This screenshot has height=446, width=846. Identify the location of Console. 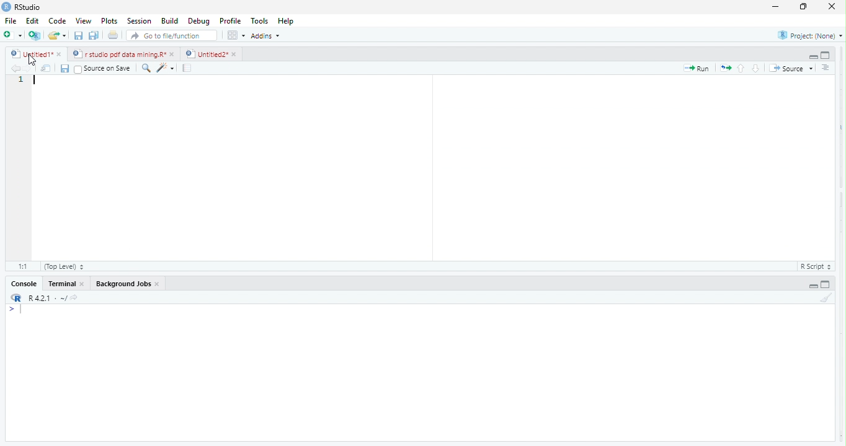
(24, 284).